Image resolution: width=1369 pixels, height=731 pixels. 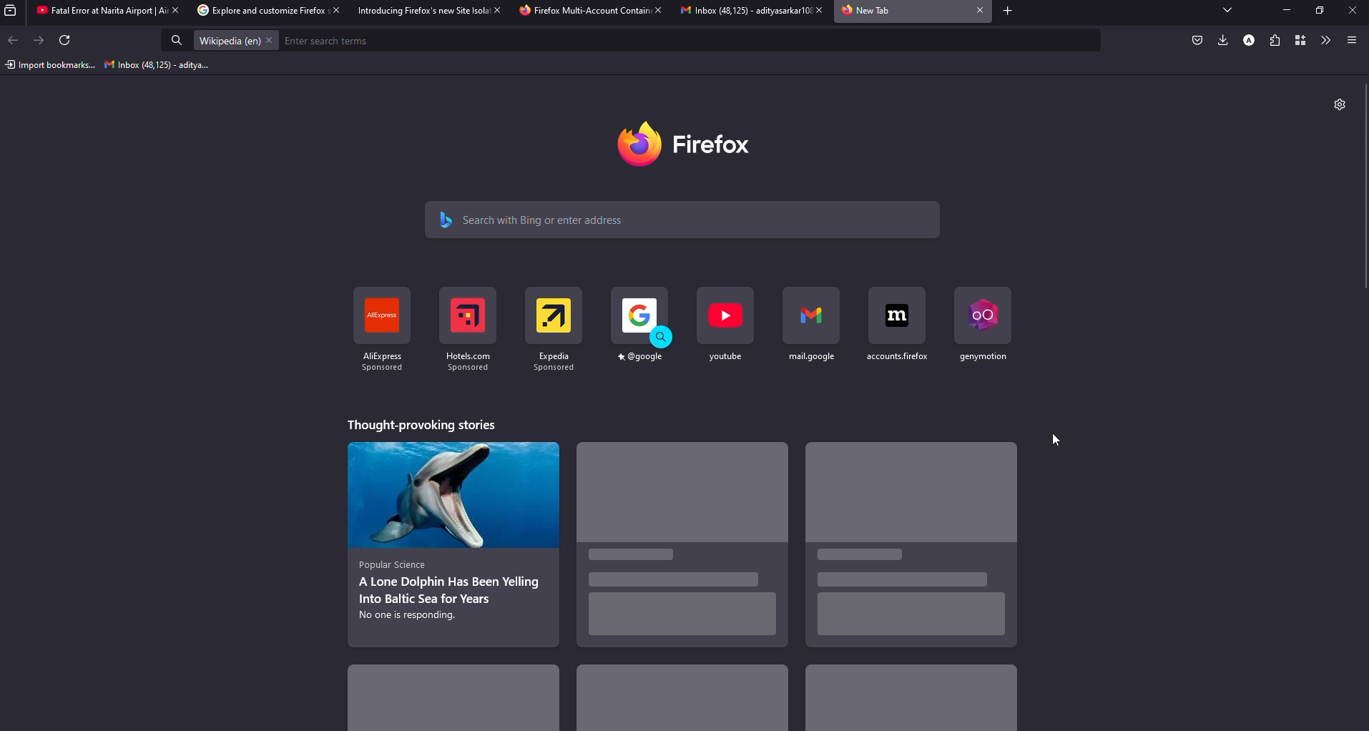 I want to click on stories, so click(x=420, y=424).